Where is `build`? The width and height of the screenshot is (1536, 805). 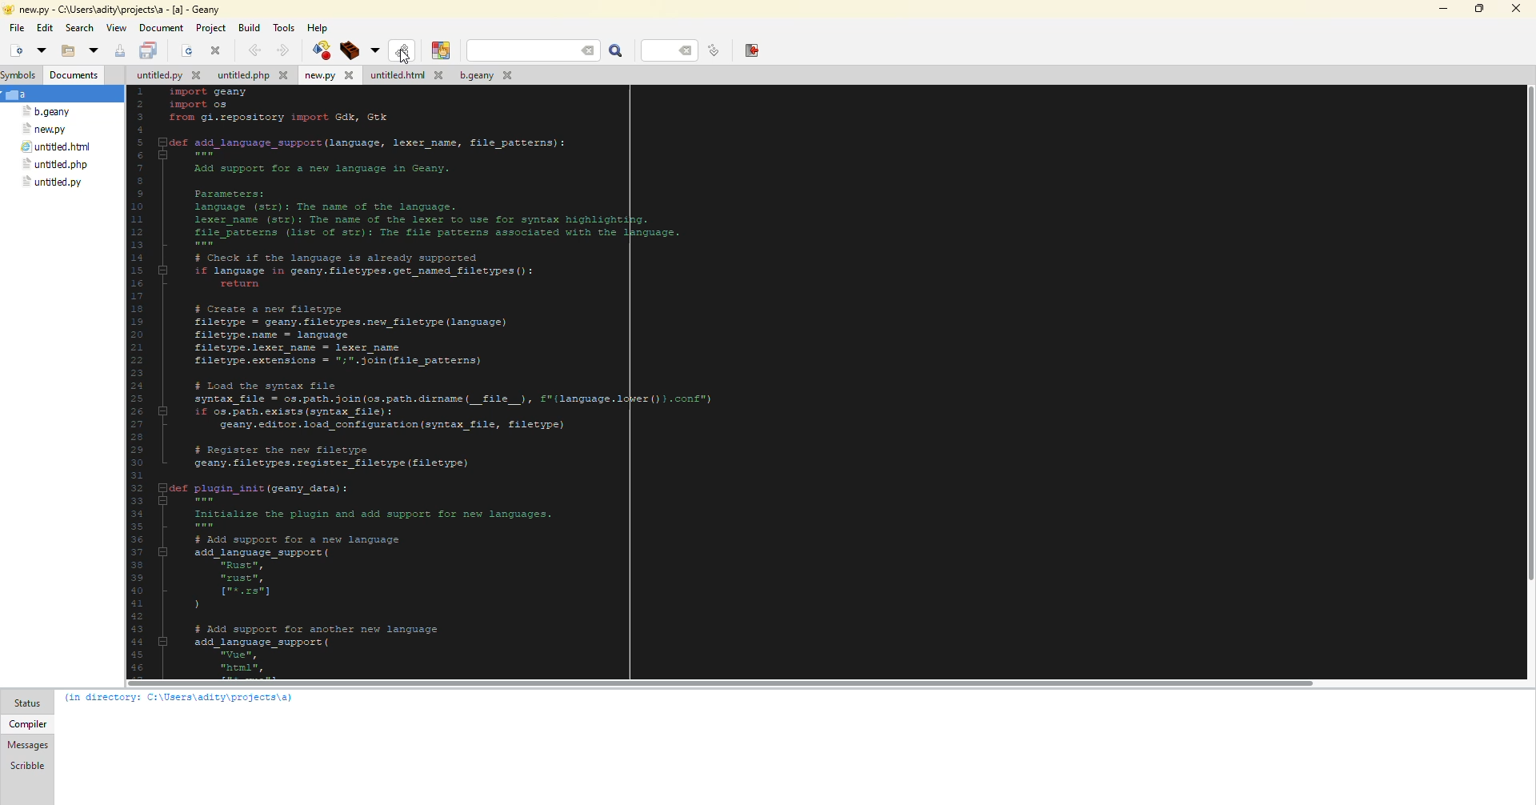 build is located at coordinates (350, 50).